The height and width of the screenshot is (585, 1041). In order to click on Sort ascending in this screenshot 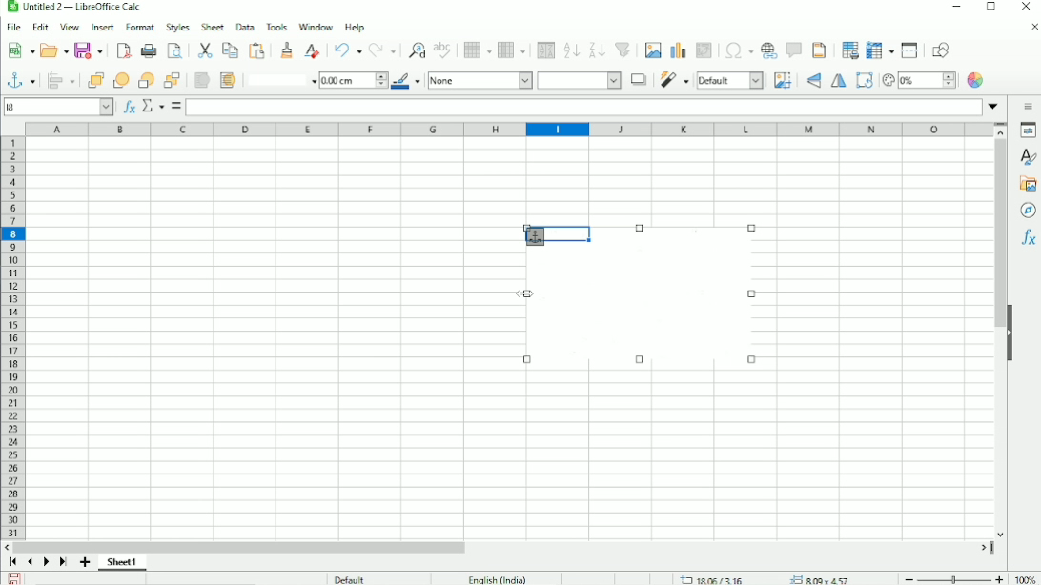, I will do `click(571, 50)`.